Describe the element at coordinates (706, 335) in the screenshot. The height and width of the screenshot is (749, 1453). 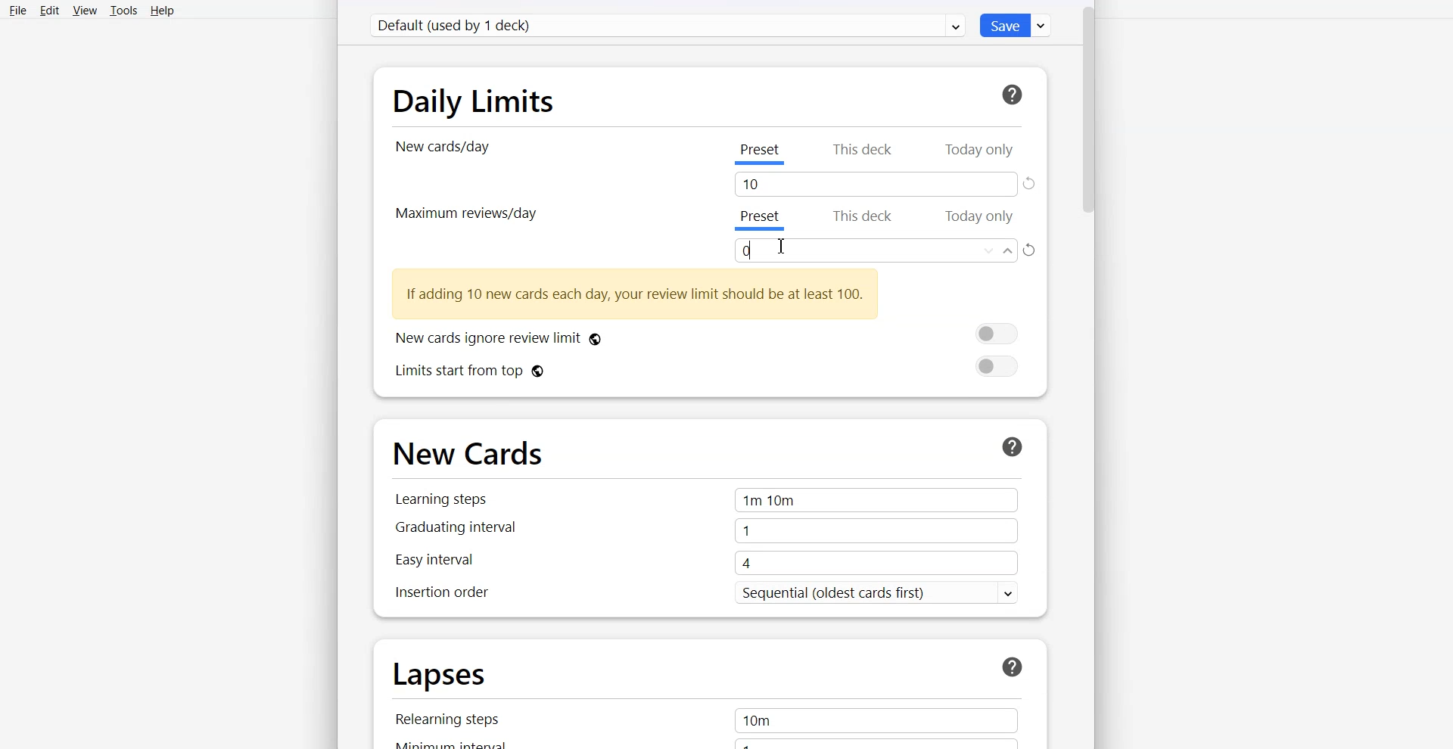
I see `New cards ignore review limit ` at that location.